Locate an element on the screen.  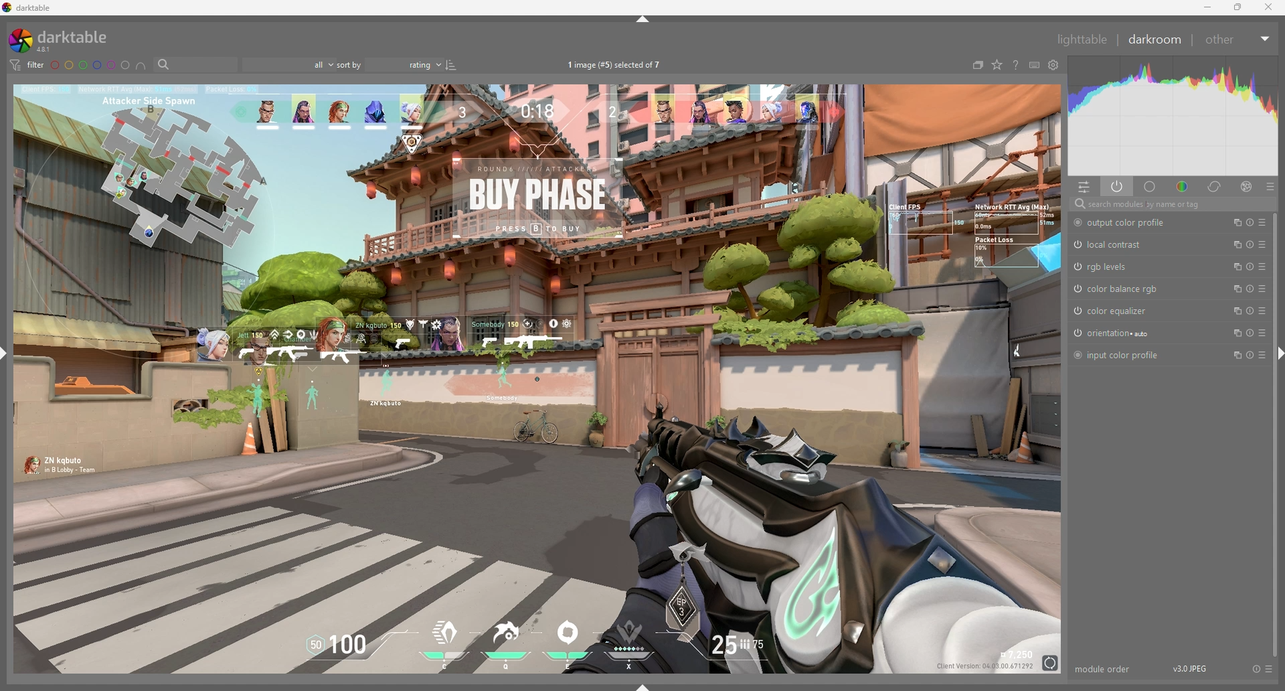
presets is located at coordinates (1268, 669).